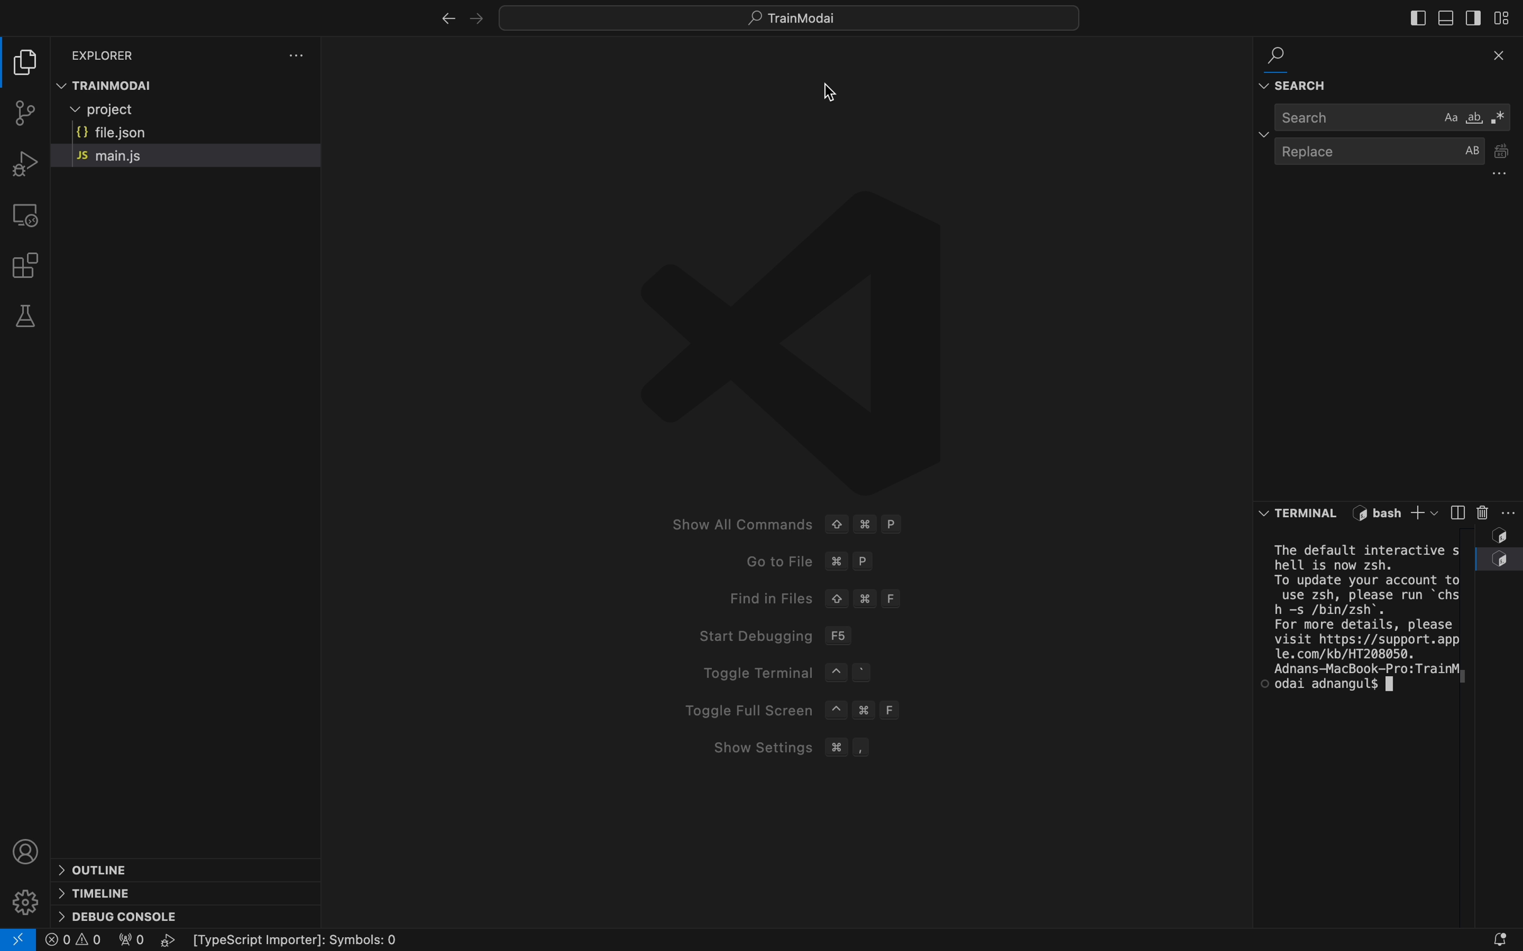 This screenshot has width=1523, height=951. Describe the element at coordinates (1502, 934) in the screenshot. I see `notification` at that location.